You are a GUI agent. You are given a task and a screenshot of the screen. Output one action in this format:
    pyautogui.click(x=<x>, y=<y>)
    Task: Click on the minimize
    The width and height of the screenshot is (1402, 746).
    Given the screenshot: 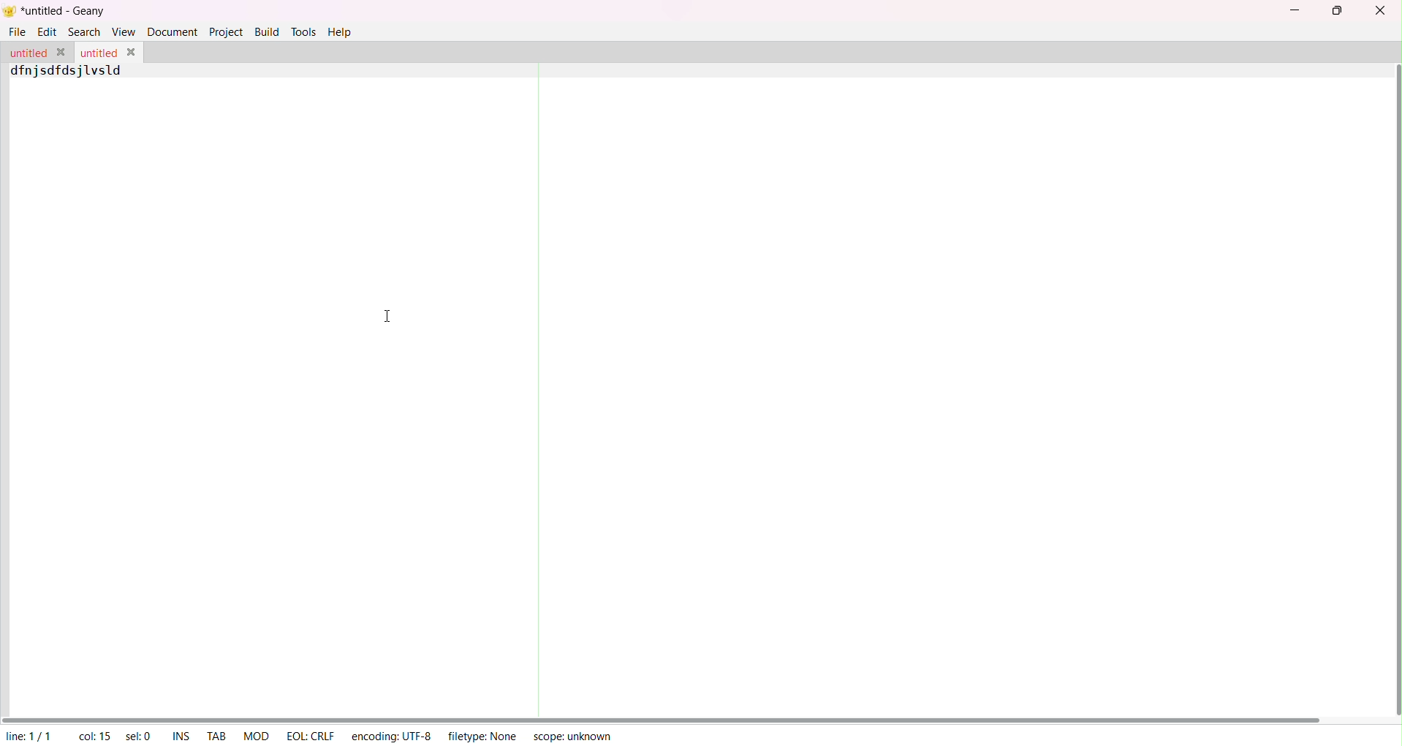 What is the action you would take?
    pyautogui.click(x=1293, y=10)
    